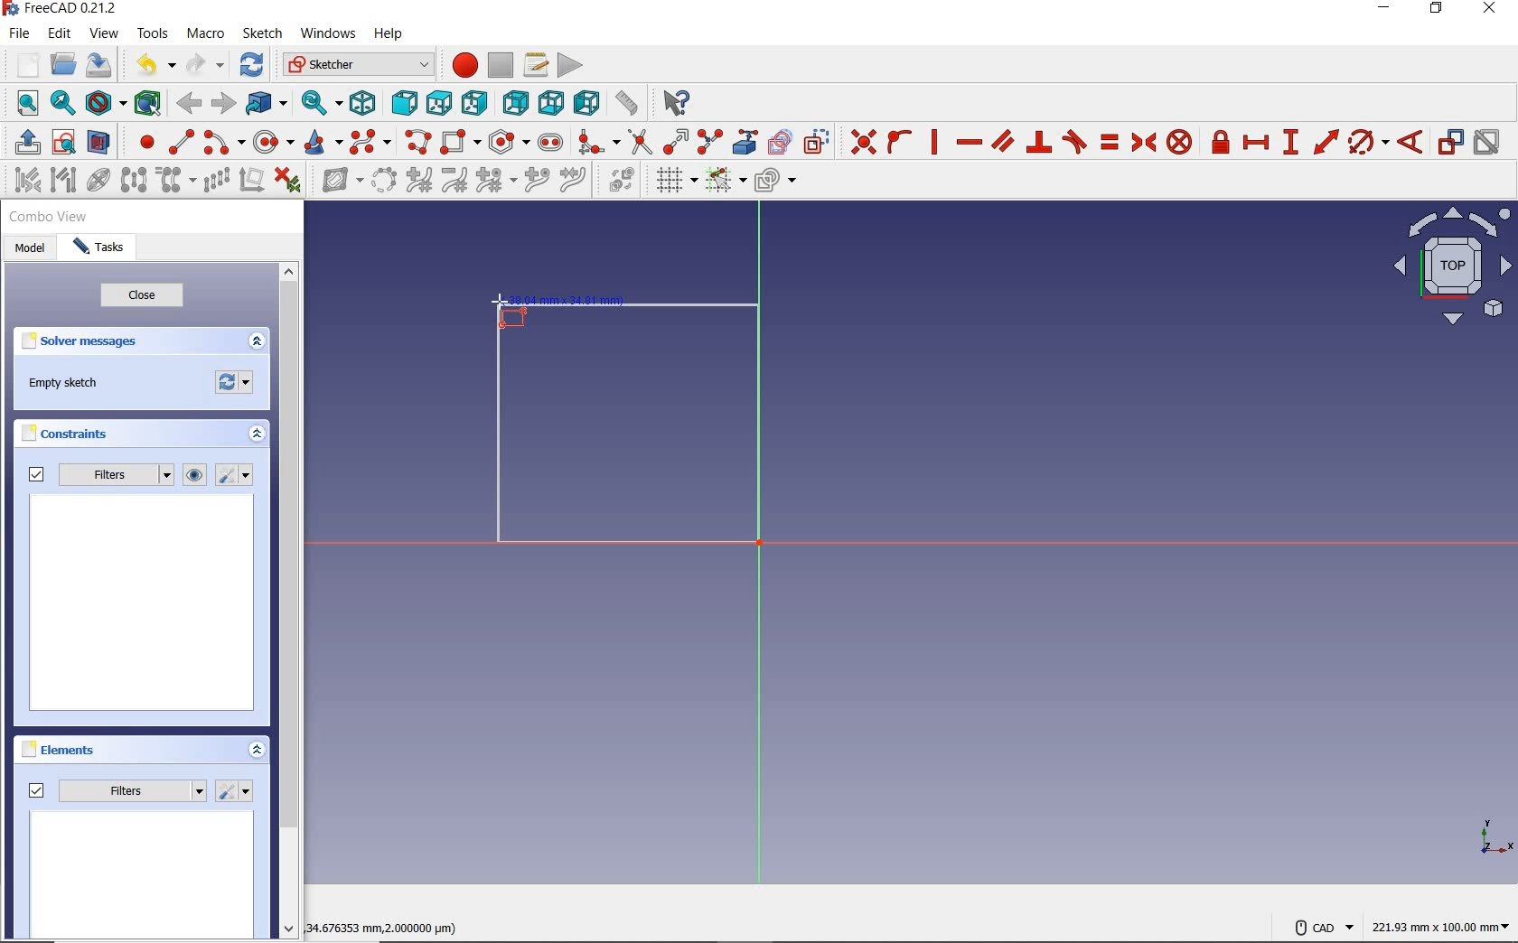 The image size is (1518, 943). I want to click on solver messages, so click(110, 342).